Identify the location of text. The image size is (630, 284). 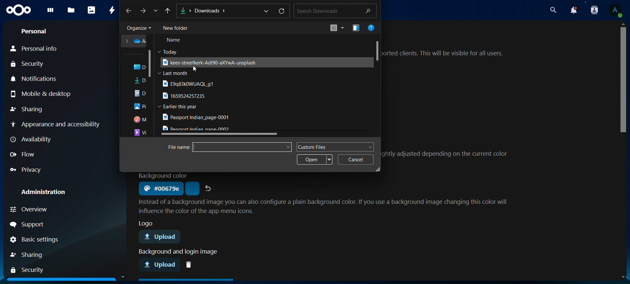
(325, 206).